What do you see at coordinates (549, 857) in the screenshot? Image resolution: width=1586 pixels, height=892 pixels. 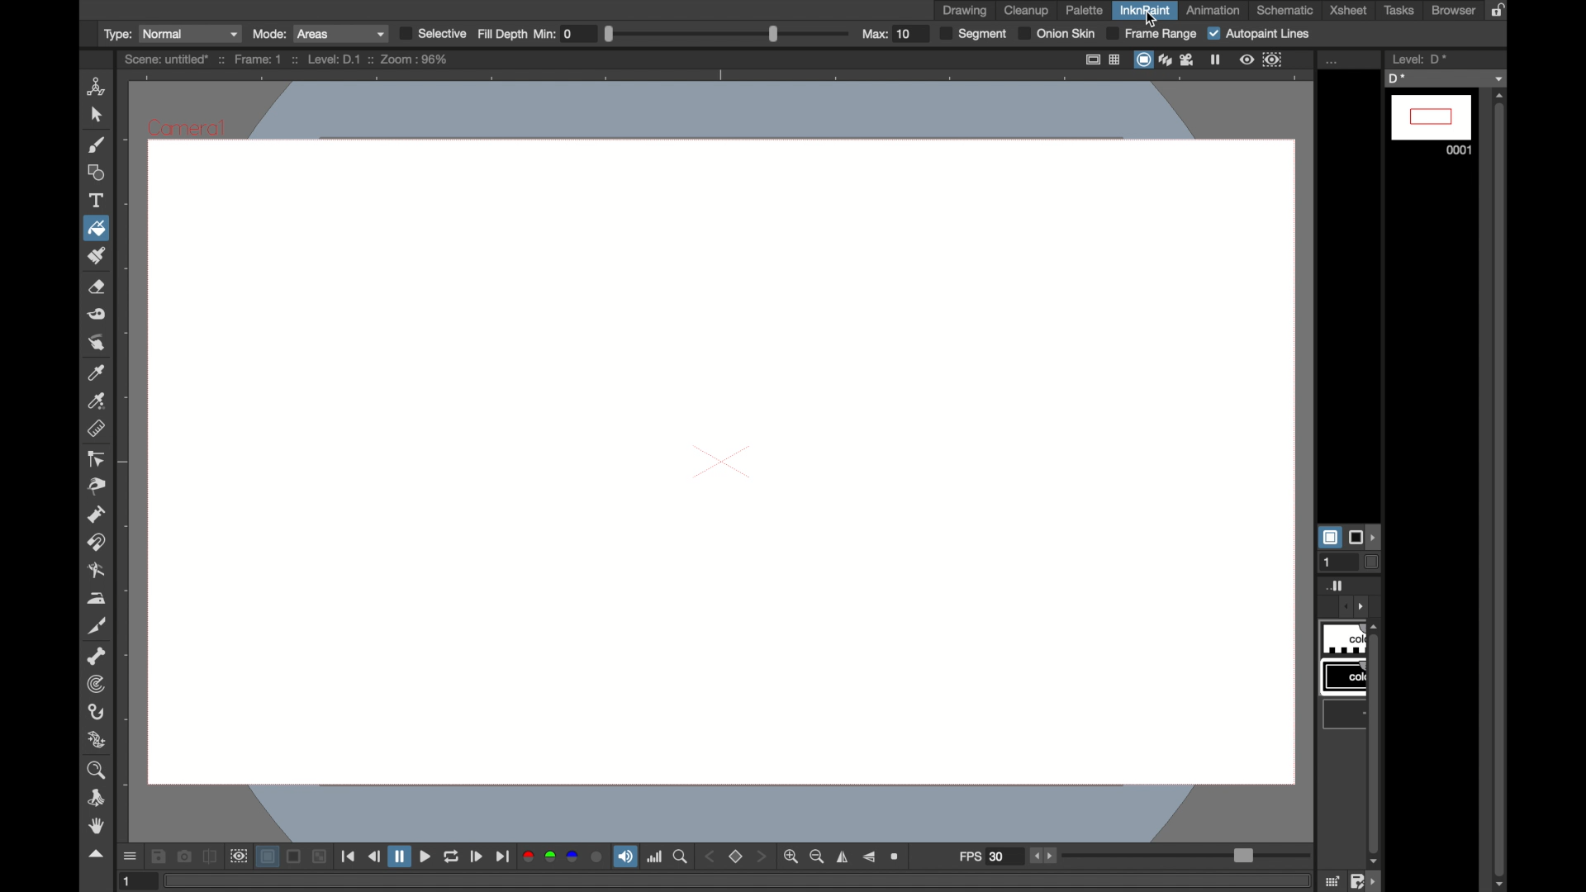 I see `green` at bounding box center [549, 857].